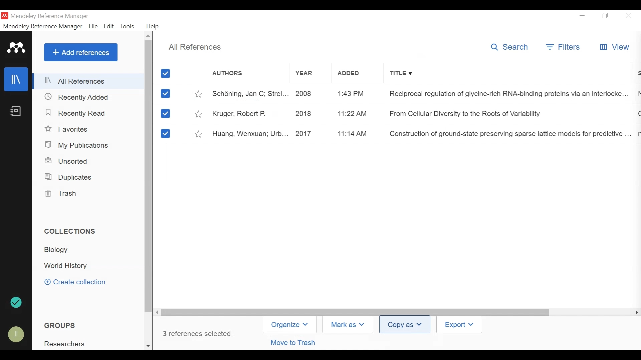 This screenshot has width=641, height=360. I want to click on 2018, so click(309, 113).